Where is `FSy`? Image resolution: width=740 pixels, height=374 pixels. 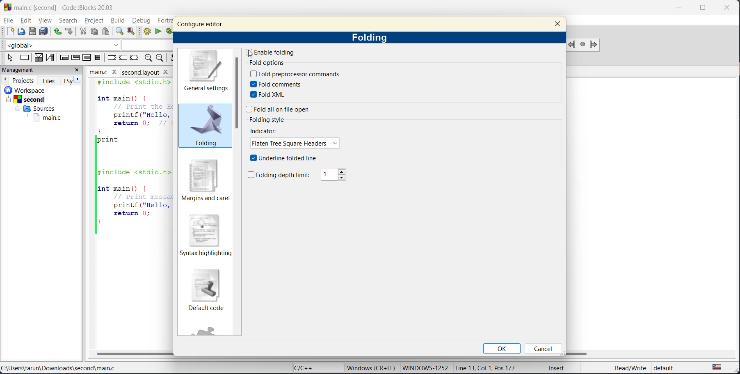
FSy is located at coordinates (69, 80).